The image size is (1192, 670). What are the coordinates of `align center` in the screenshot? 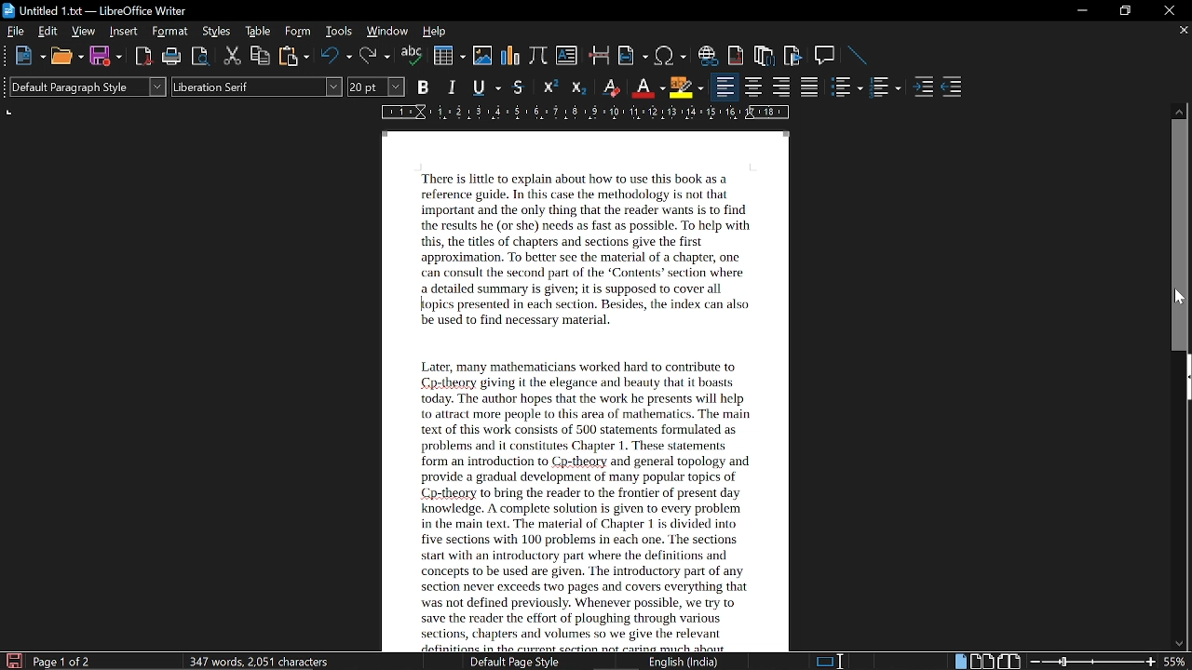 It's located at (752, 88).